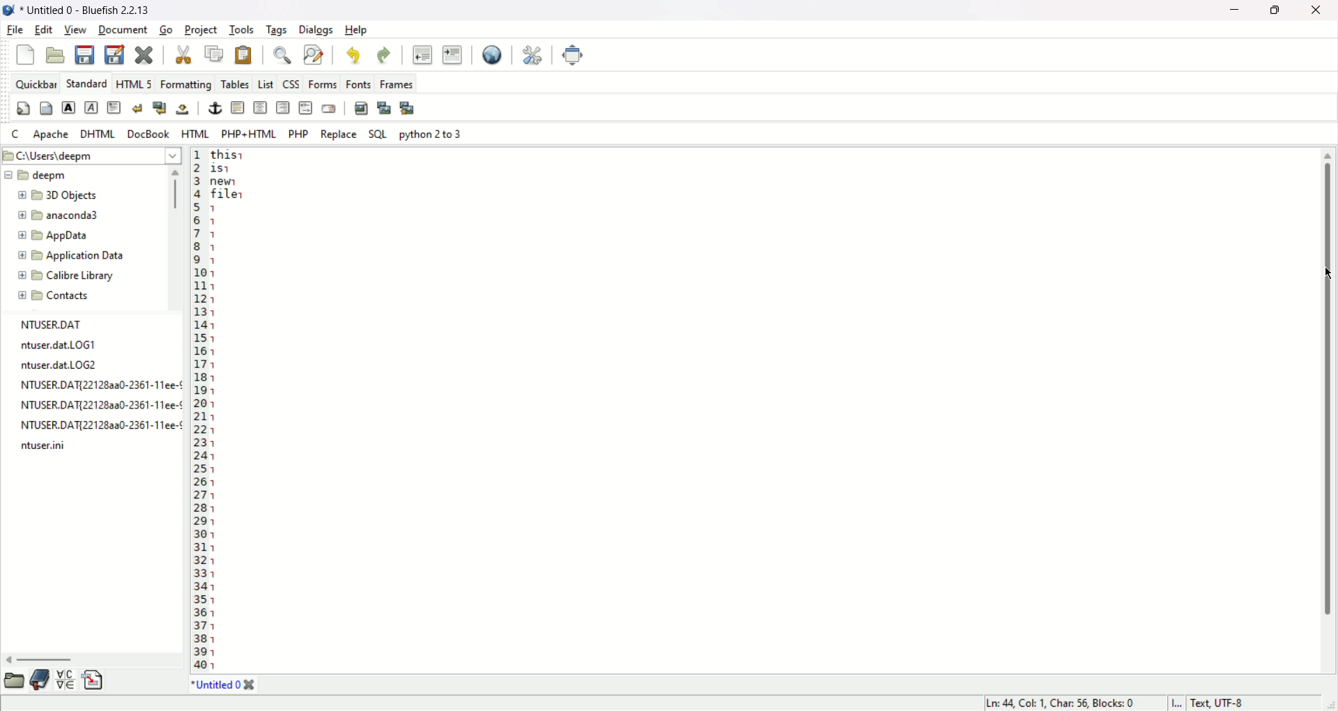 This screenshot has width=1338, height=711. Describe the element at coordinates (160, 108) in the screenshot. I see `break and clear` at that location.